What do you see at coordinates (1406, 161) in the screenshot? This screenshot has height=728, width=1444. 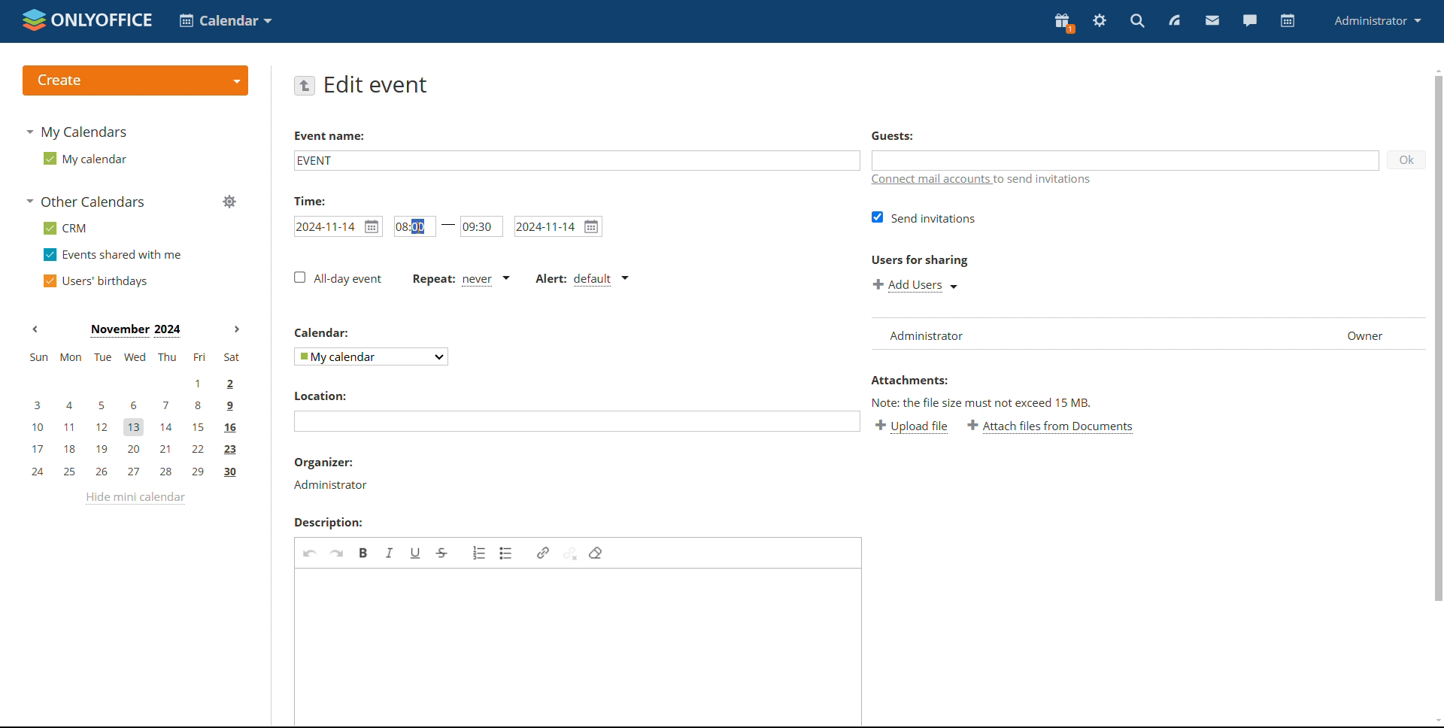 I see `ok` at bounding box center [1406, 161].